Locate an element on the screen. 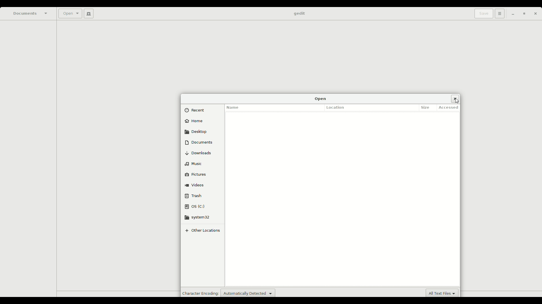  Character encoding is located at coordinates (200, 293).